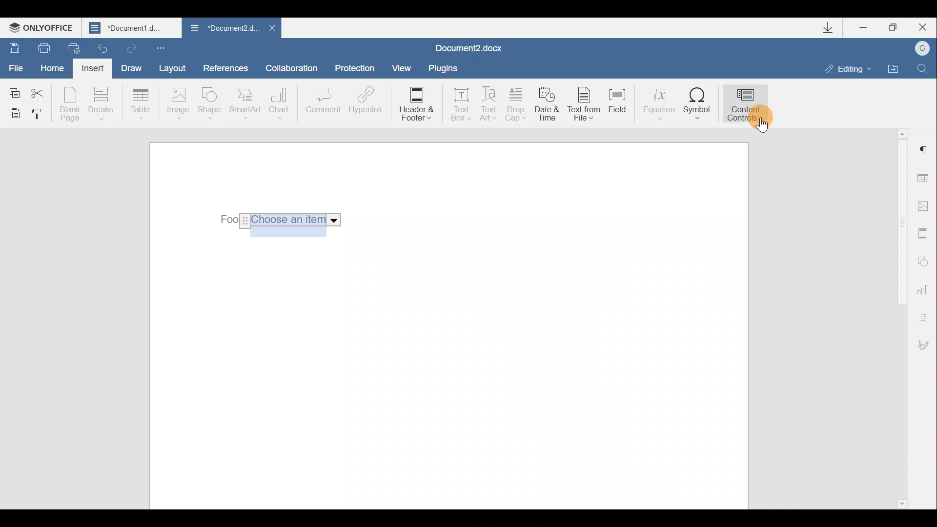 The width and height of the screenshot is (937, 527). What do you see at coordinates (925, 206) in the screenshot?
I see `Image settings` at bounding box center [925, 206].